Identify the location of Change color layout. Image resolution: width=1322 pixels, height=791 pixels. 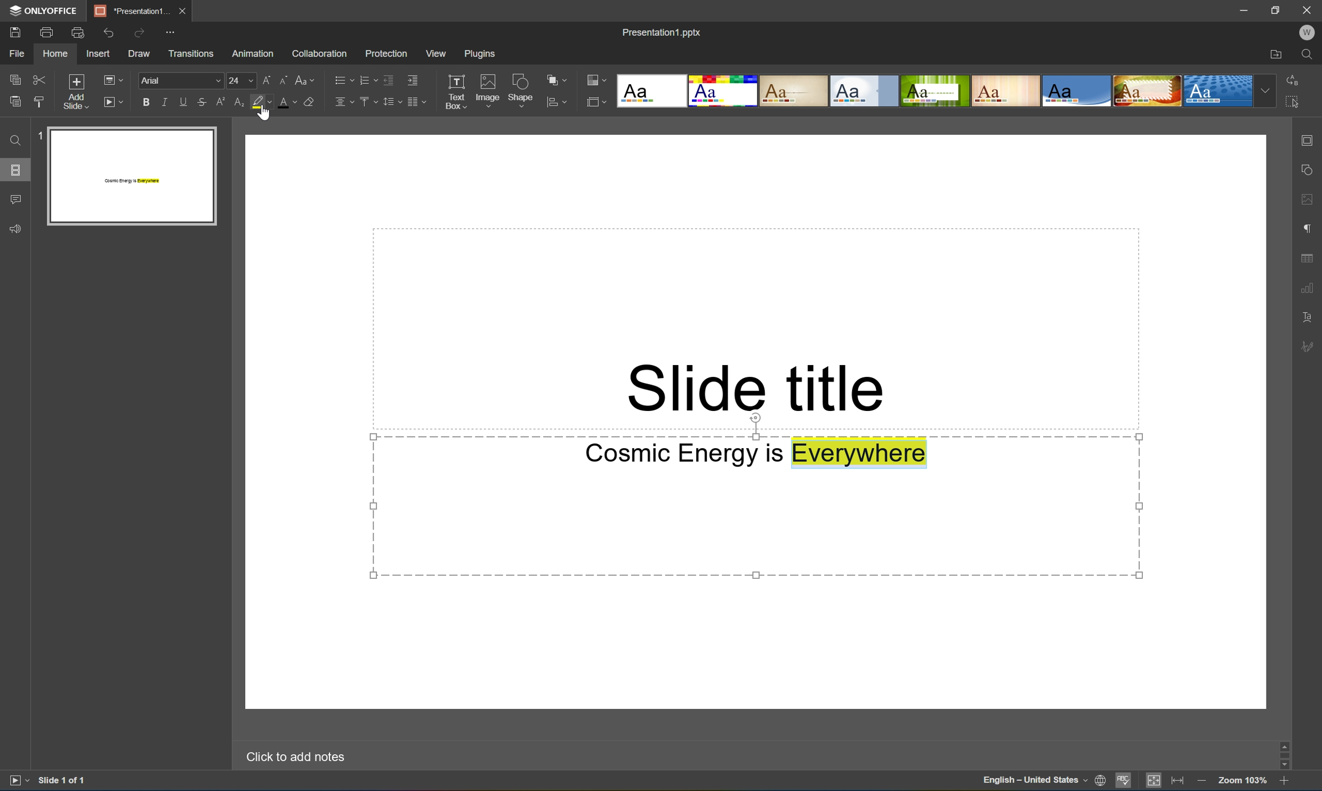
(596, 79).